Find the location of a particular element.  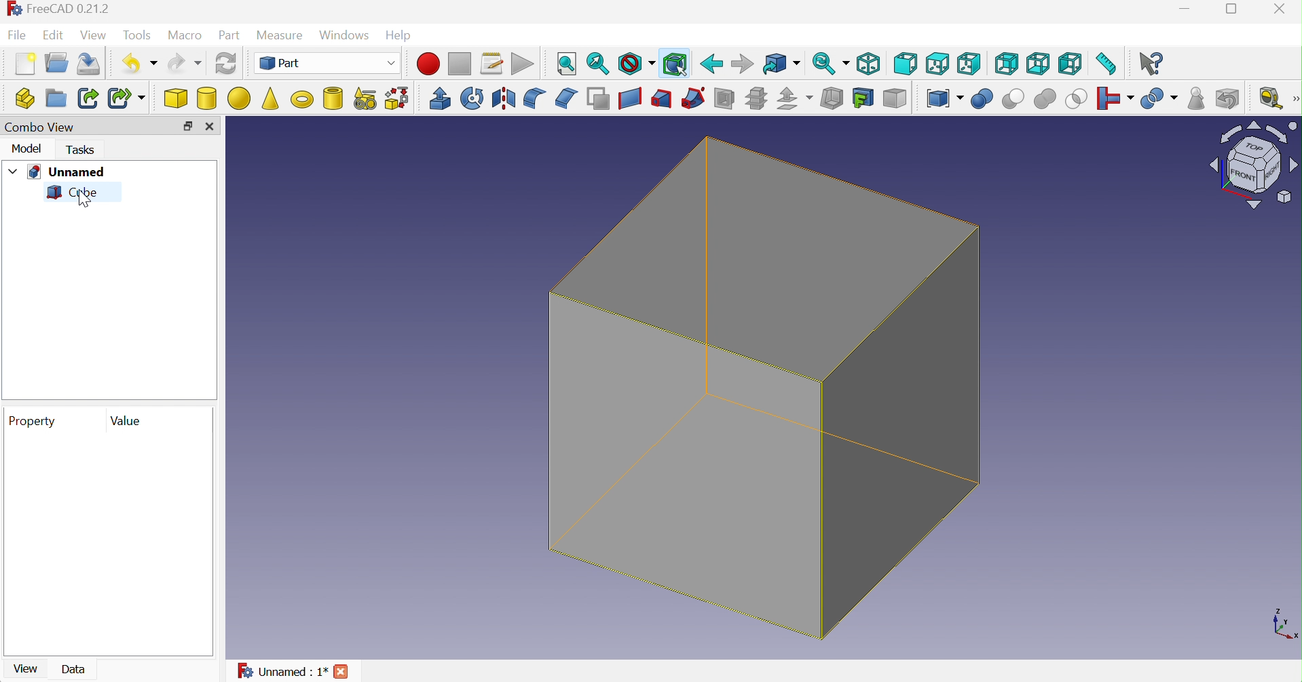

Shape builder is located at coordinates (398, 98).